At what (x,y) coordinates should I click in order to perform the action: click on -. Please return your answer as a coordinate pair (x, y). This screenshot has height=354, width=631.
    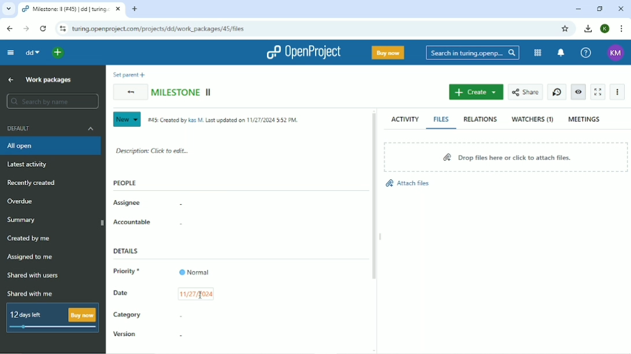
    Looking at the image, I should click on (178, 225).